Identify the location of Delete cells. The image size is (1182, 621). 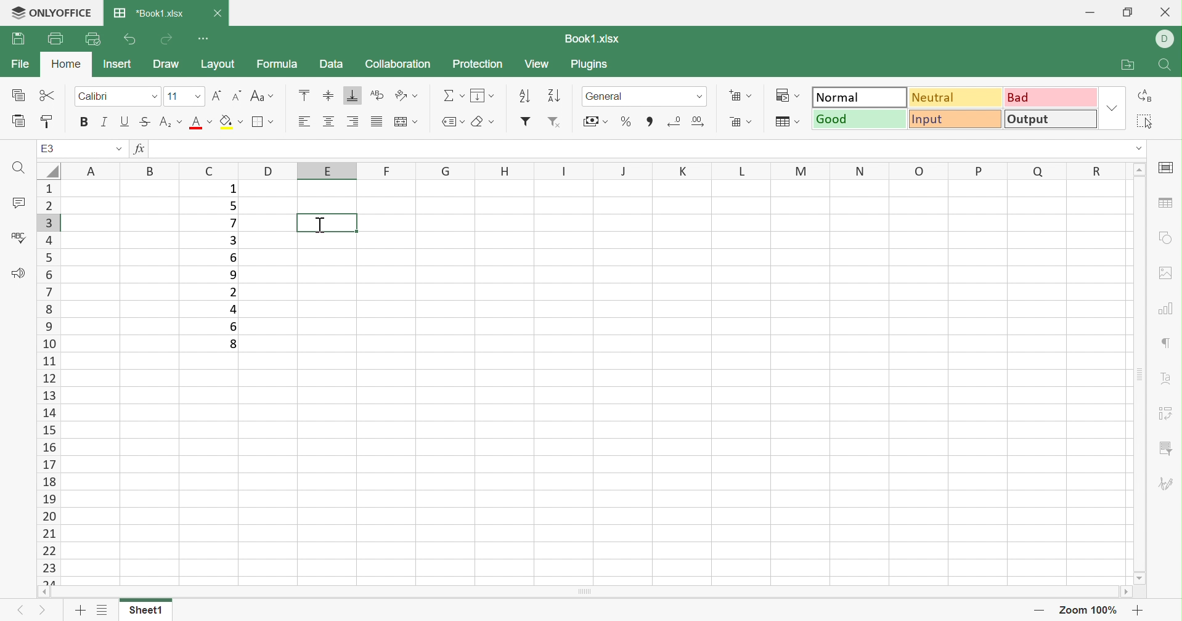
(743, 121).